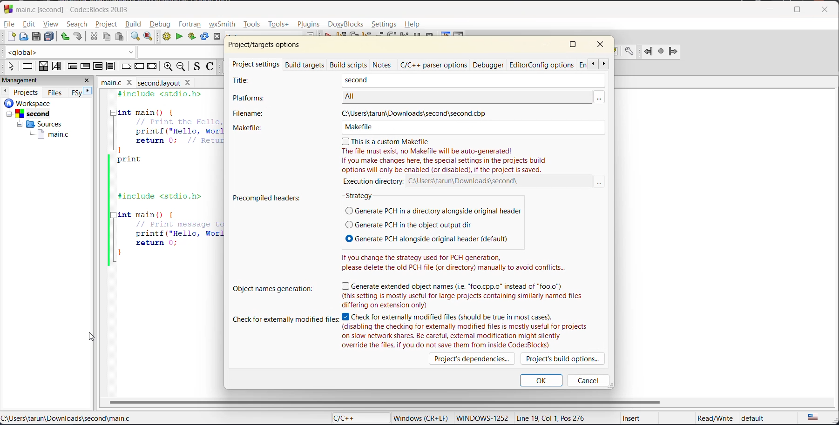 Image resolution: width=839 pixels, height=425 pixels. Describe the element at coordinates (45, 68) in the screenshot. I see `decision` at that location.